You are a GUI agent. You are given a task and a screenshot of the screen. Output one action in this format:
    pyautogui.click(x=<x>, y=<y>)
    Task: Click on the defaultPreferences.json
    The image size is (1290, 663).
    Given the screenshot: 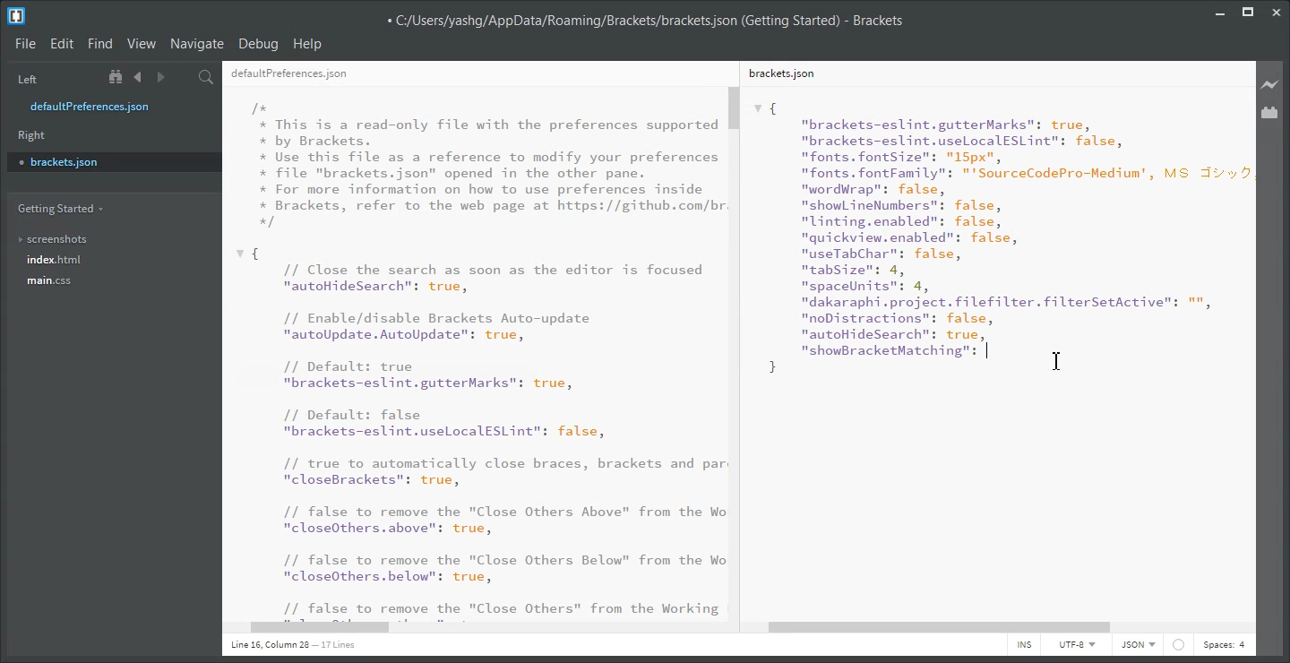 What is the action you would take?
    pyautogui.click(x=289, y=74)
    